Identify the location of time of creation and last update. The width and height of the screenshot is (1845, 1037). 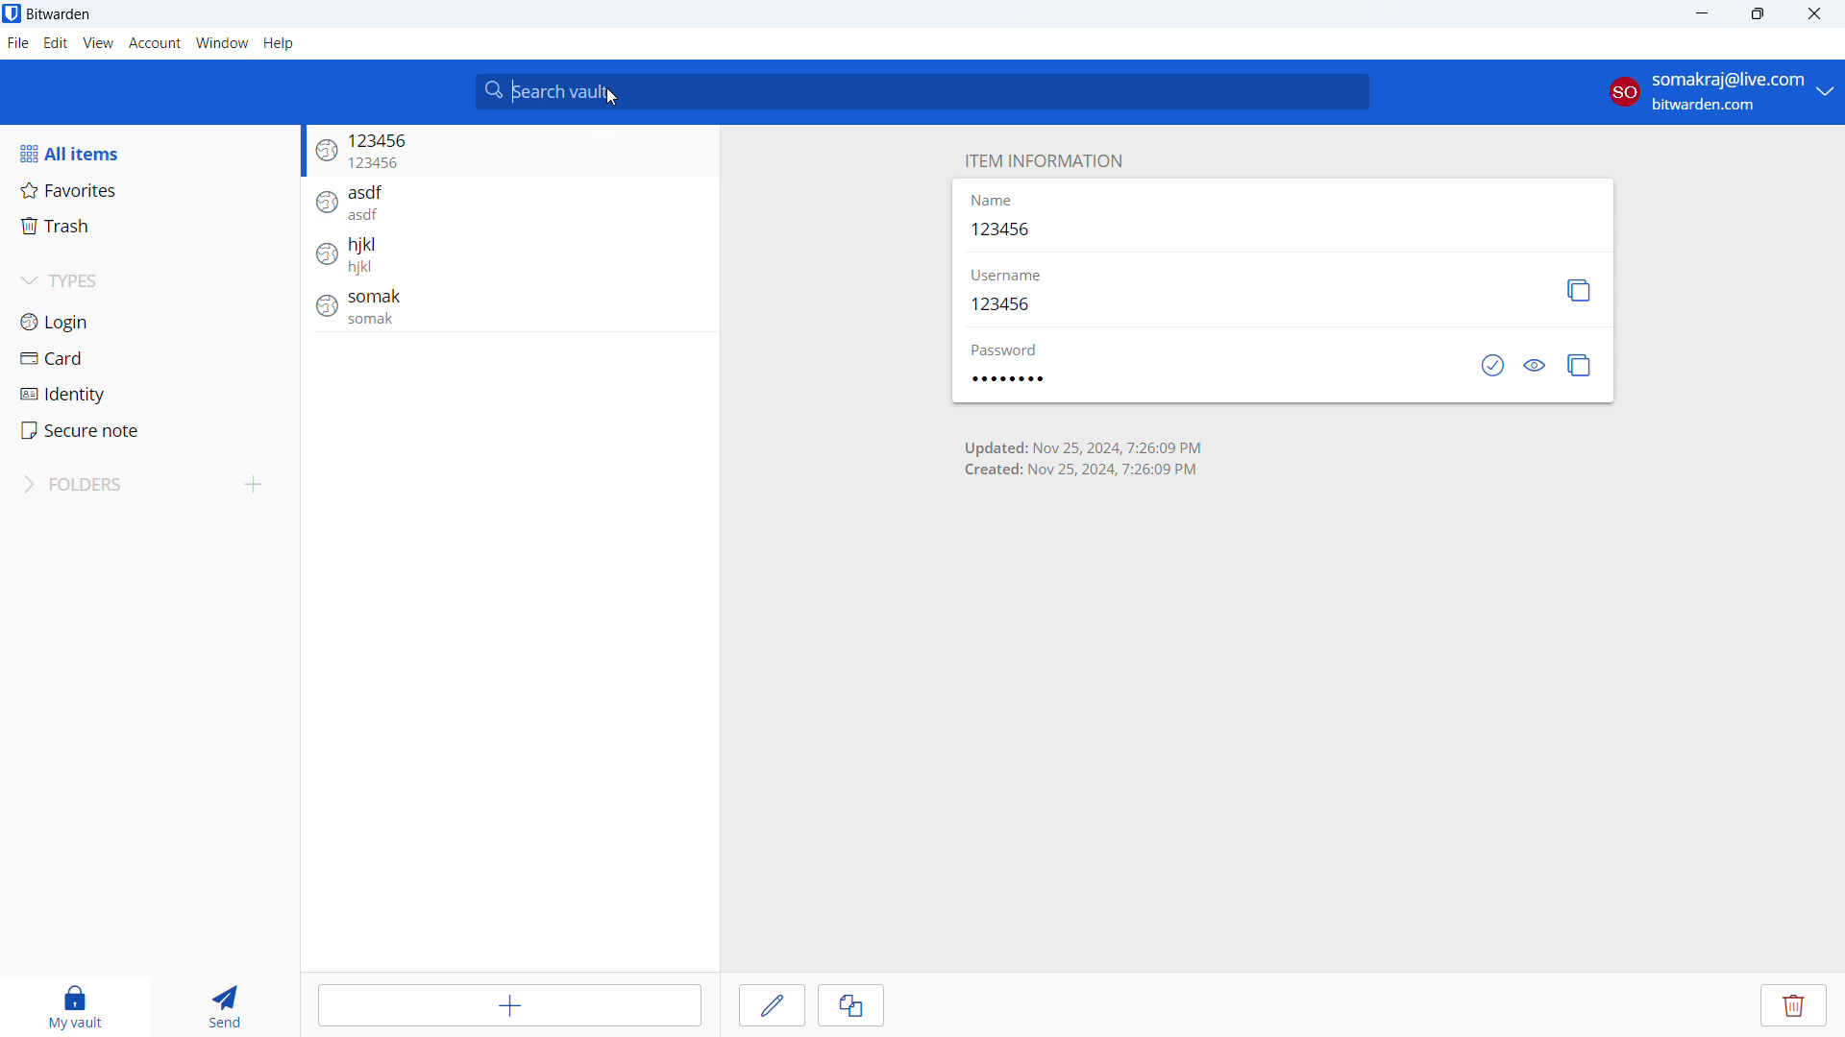
(1083, 456).